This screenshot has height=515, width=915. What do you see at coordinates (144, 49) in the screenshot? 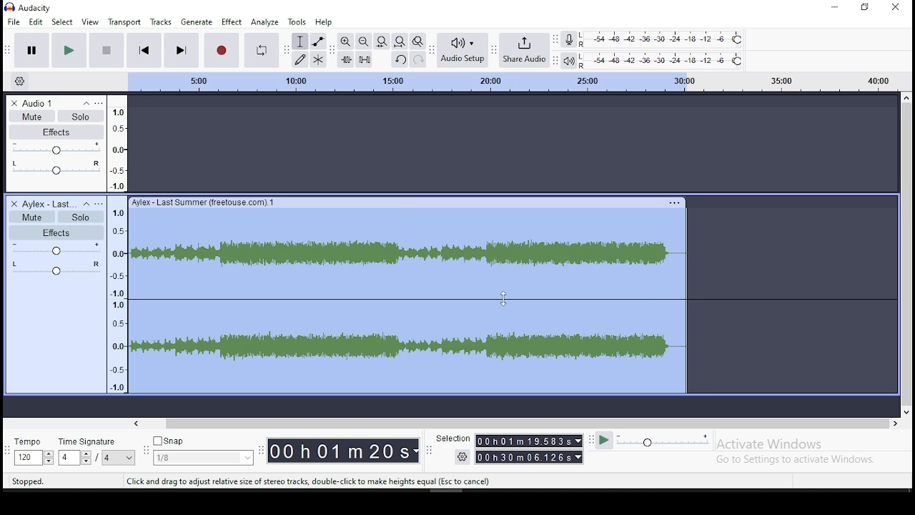
I see `skip to start` at bounding box center [144, 49].